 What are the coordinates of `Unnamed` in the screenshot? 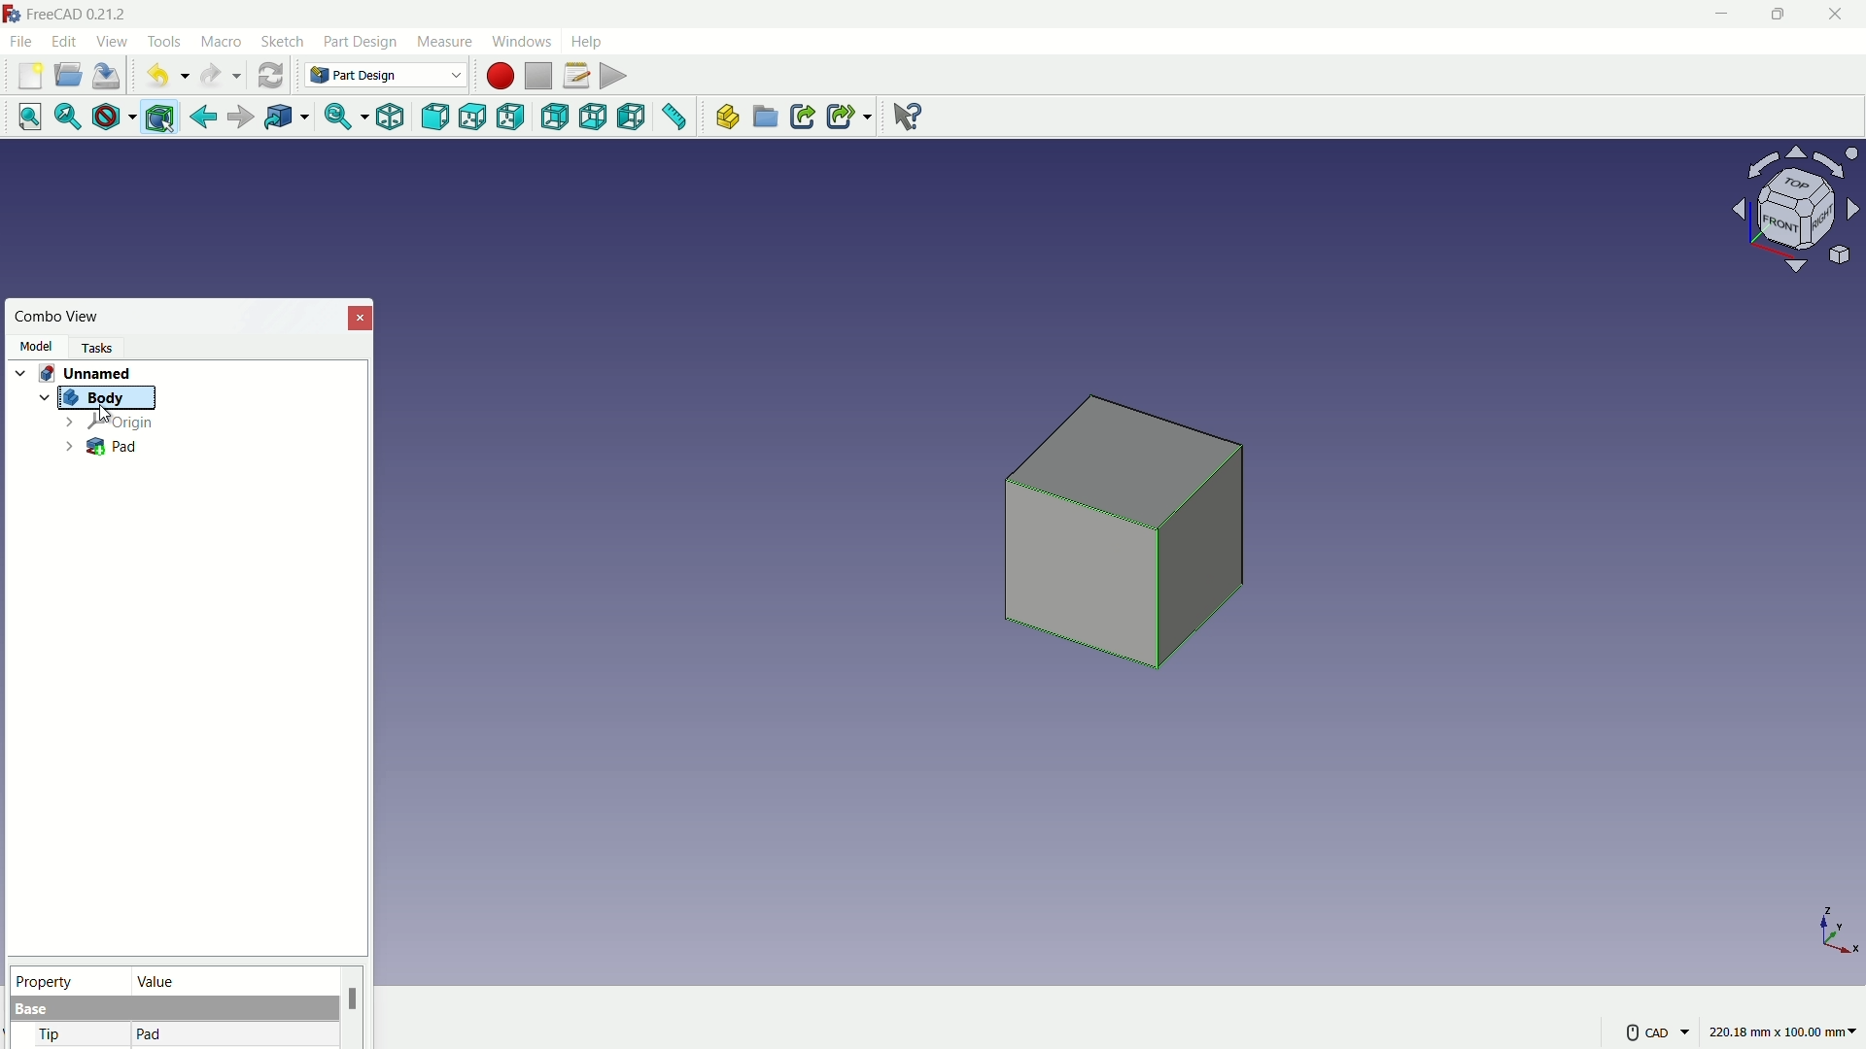 It's located at (92, 371).